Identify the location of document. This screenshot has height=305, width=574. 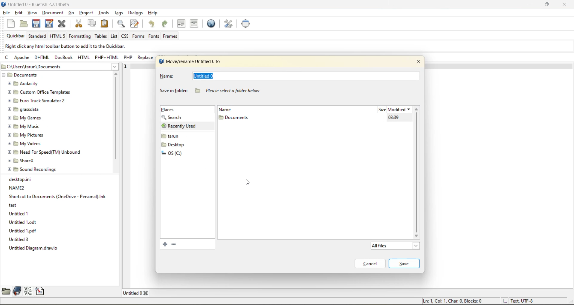
(52, 12).